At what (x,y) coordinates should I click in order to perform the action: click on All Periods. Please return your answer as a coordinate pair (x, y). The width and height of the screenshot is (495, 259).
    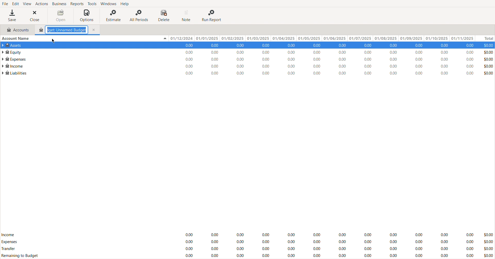
    Looking at the image, I should click on (139, 15).